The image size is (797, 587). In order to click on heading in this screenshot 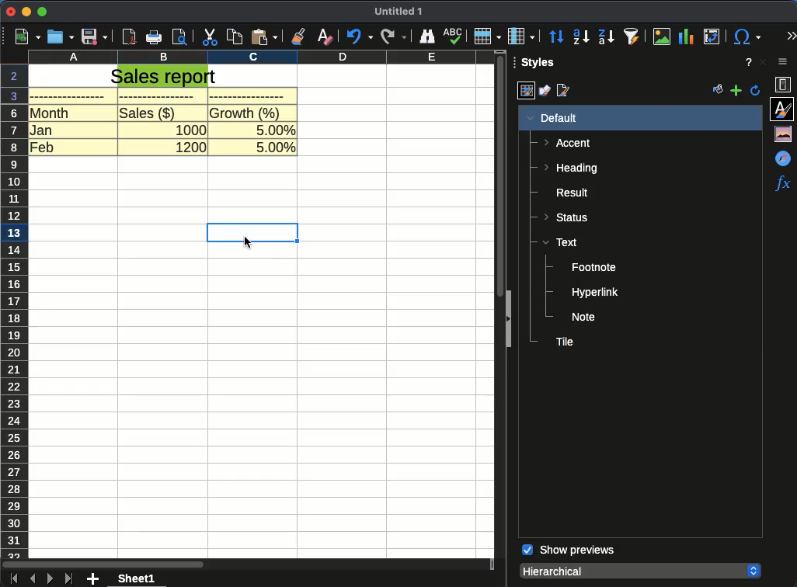, I will do `click(570, 169)`.